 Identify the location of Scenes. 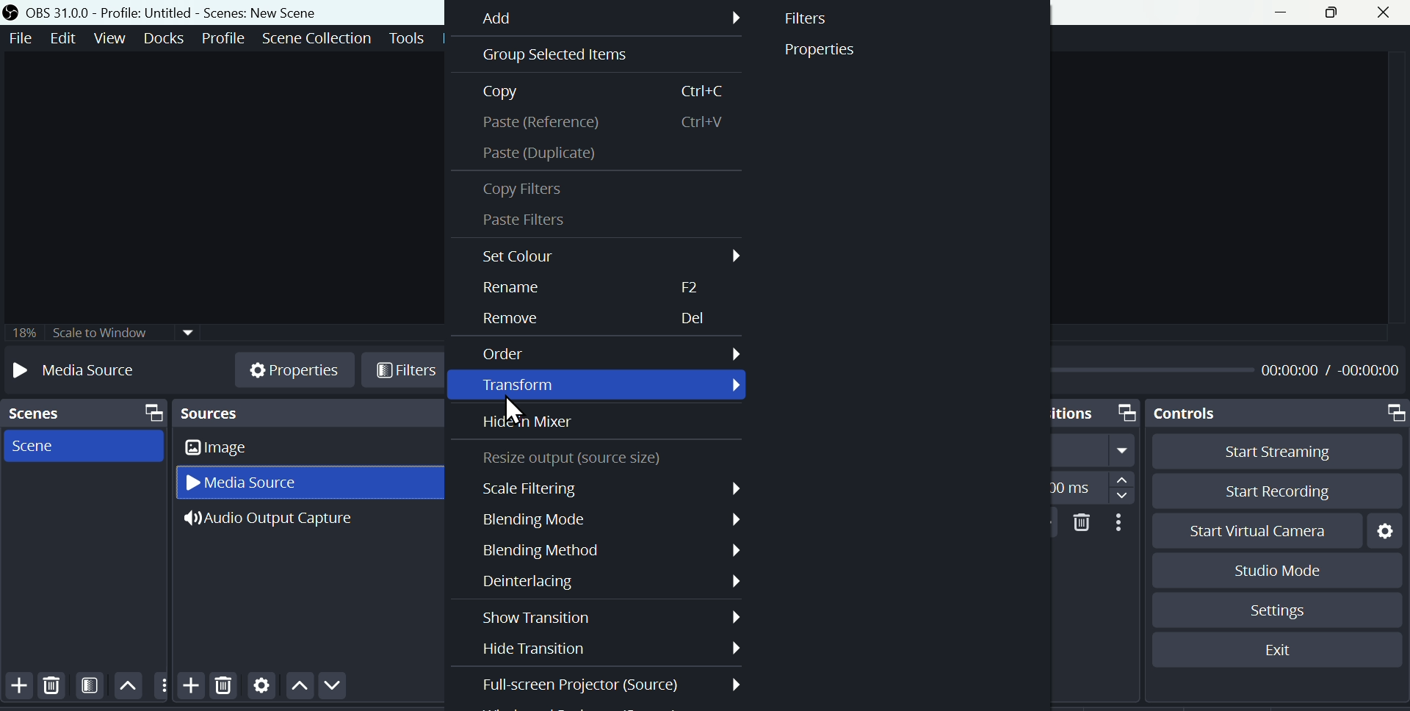
(82, 414).